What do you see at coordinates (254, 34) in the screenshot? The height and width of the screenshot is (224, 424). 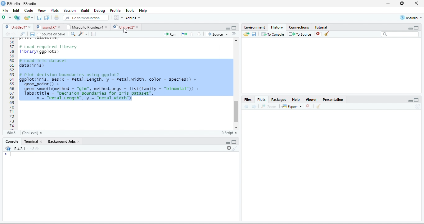 I see `save` at bounding box center [254, 34].